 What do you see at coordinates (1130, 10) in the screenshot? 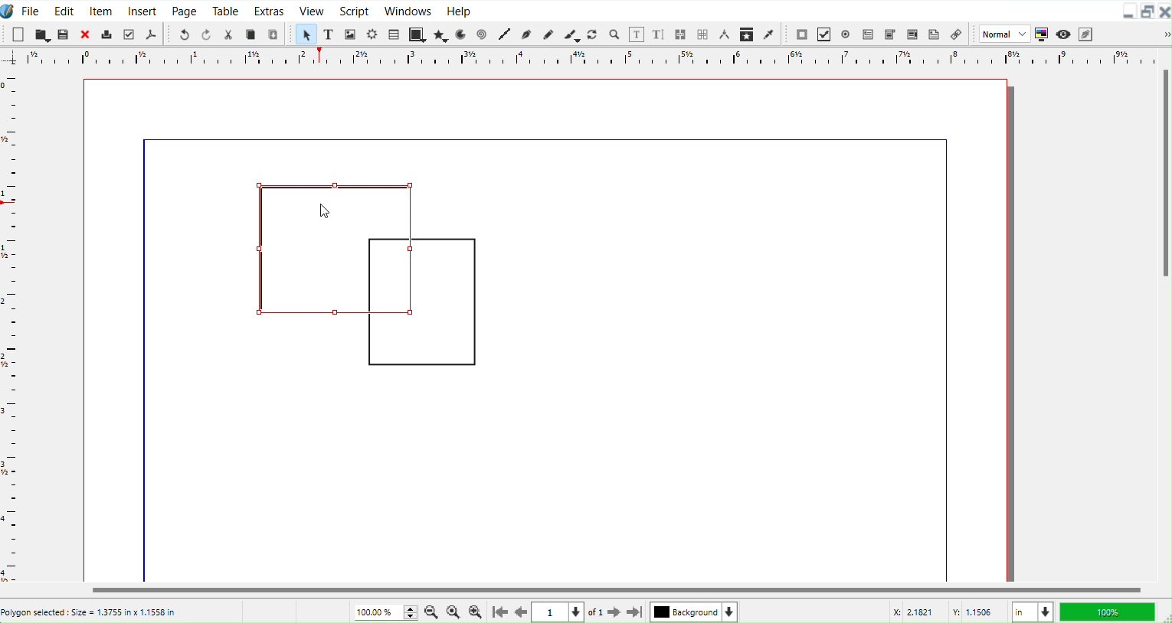
I see `Minimize` at bounding box center [1130, 10].